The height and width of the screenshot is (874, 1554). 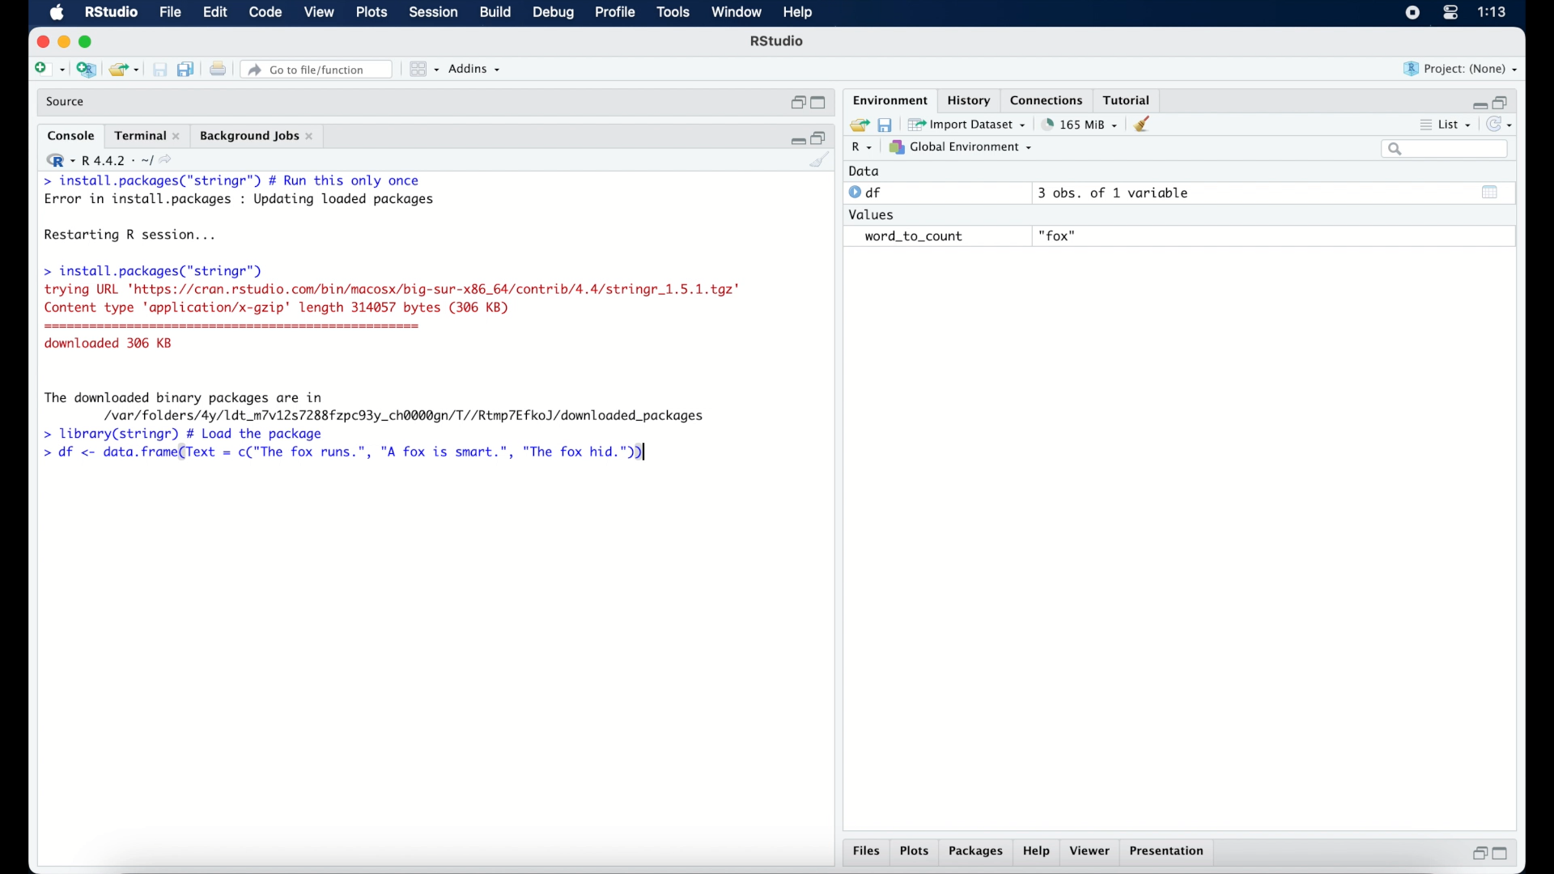 I want to click on minimize, so click(x=1477, y=104).